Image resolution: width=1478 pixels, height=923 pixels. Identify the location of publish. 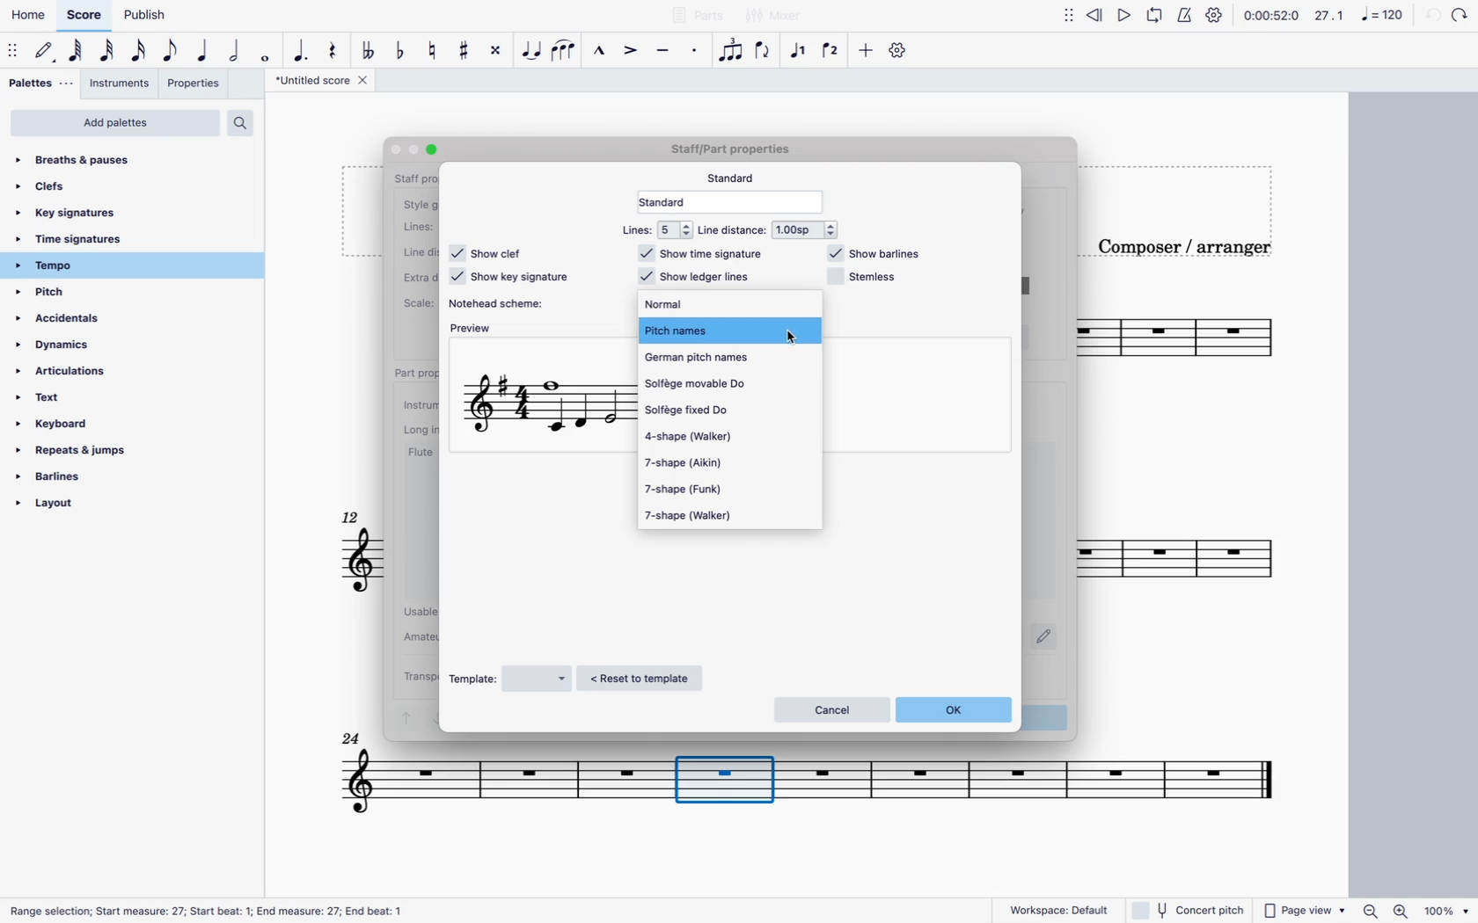
(143, 17).